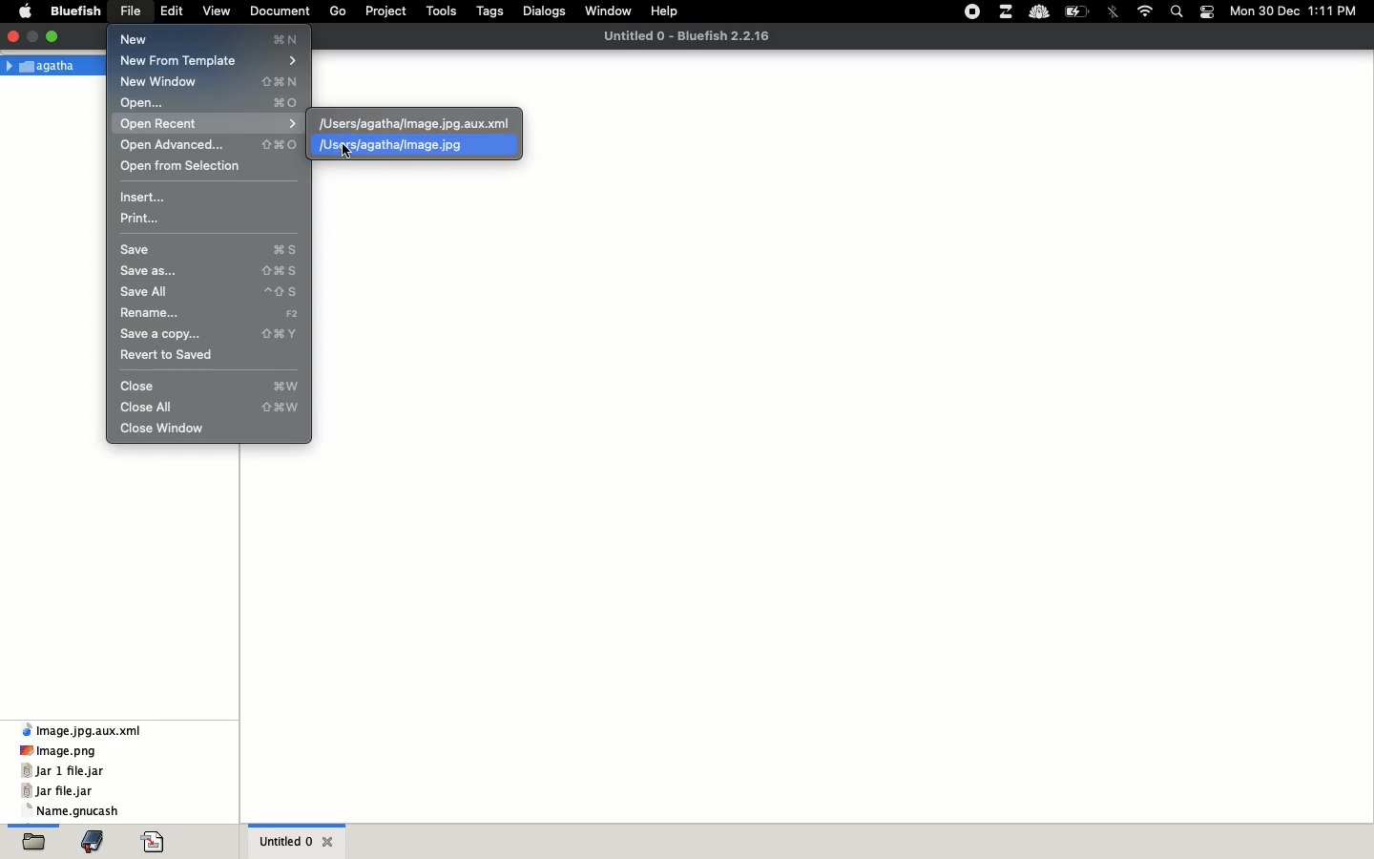  I want to click on Mon 30 Dec 1:11 PM, so click(1295, 10).